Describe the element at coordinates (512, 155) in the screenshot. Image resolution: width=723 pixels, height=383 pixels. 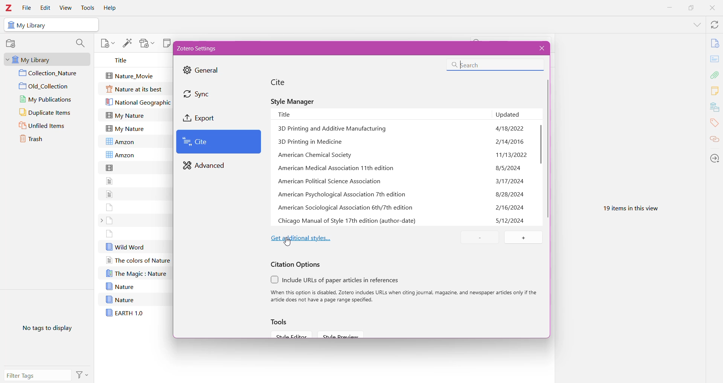
I see `11/13/2022` at that location.